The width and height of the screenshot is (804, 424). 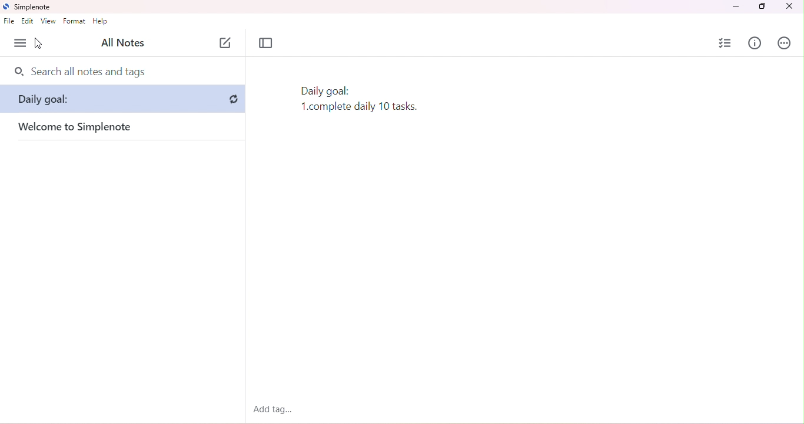 What do you see at coordinates (266, 43) in the screenshot?
I see `toggle focus mode` at bounding box center [266, 43].